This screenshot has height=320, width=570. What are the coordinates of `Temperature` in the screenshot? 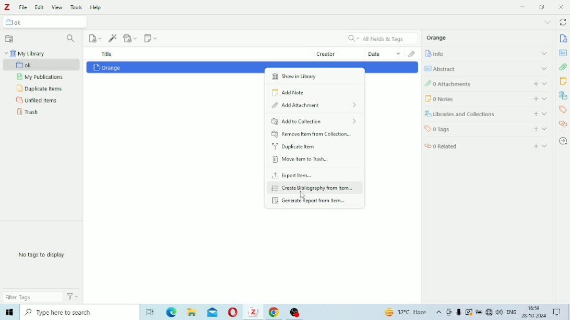 It's located at (407, 313).